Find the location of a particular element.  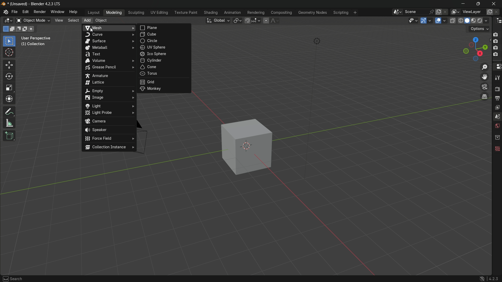

rotate and preset viewpoint is located at coordinates (474, 48).